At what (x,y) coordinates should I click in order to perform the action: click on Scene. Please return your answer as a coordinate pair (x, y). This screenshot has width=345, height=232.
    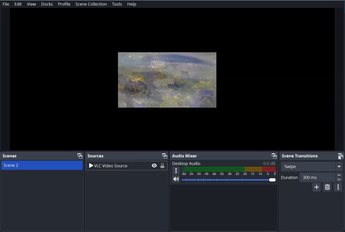
    Looking at the image, I should click on (10, 156).